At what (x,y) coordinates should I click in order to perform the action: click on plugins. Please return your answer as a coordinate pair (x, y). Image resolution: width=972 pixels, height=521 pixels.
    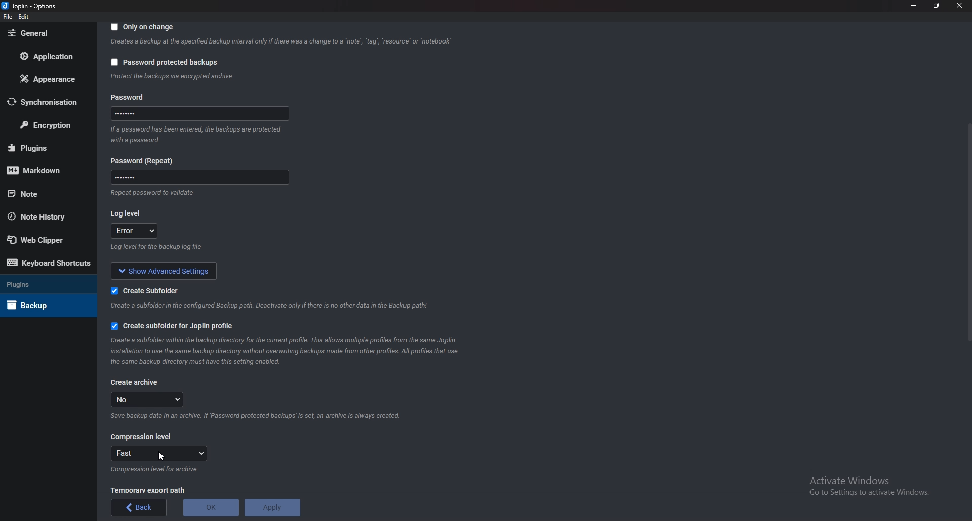
    Looking at the image, I should click on (43, 147).